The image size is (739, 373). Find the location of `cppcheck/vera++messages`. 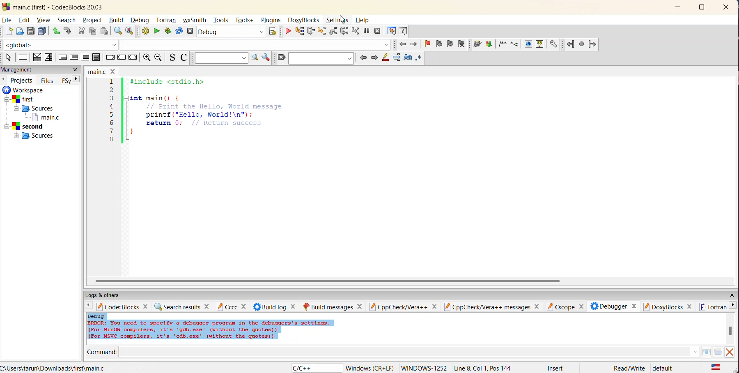

cppcheck/vera++messages is located at coordinates (493, 307).